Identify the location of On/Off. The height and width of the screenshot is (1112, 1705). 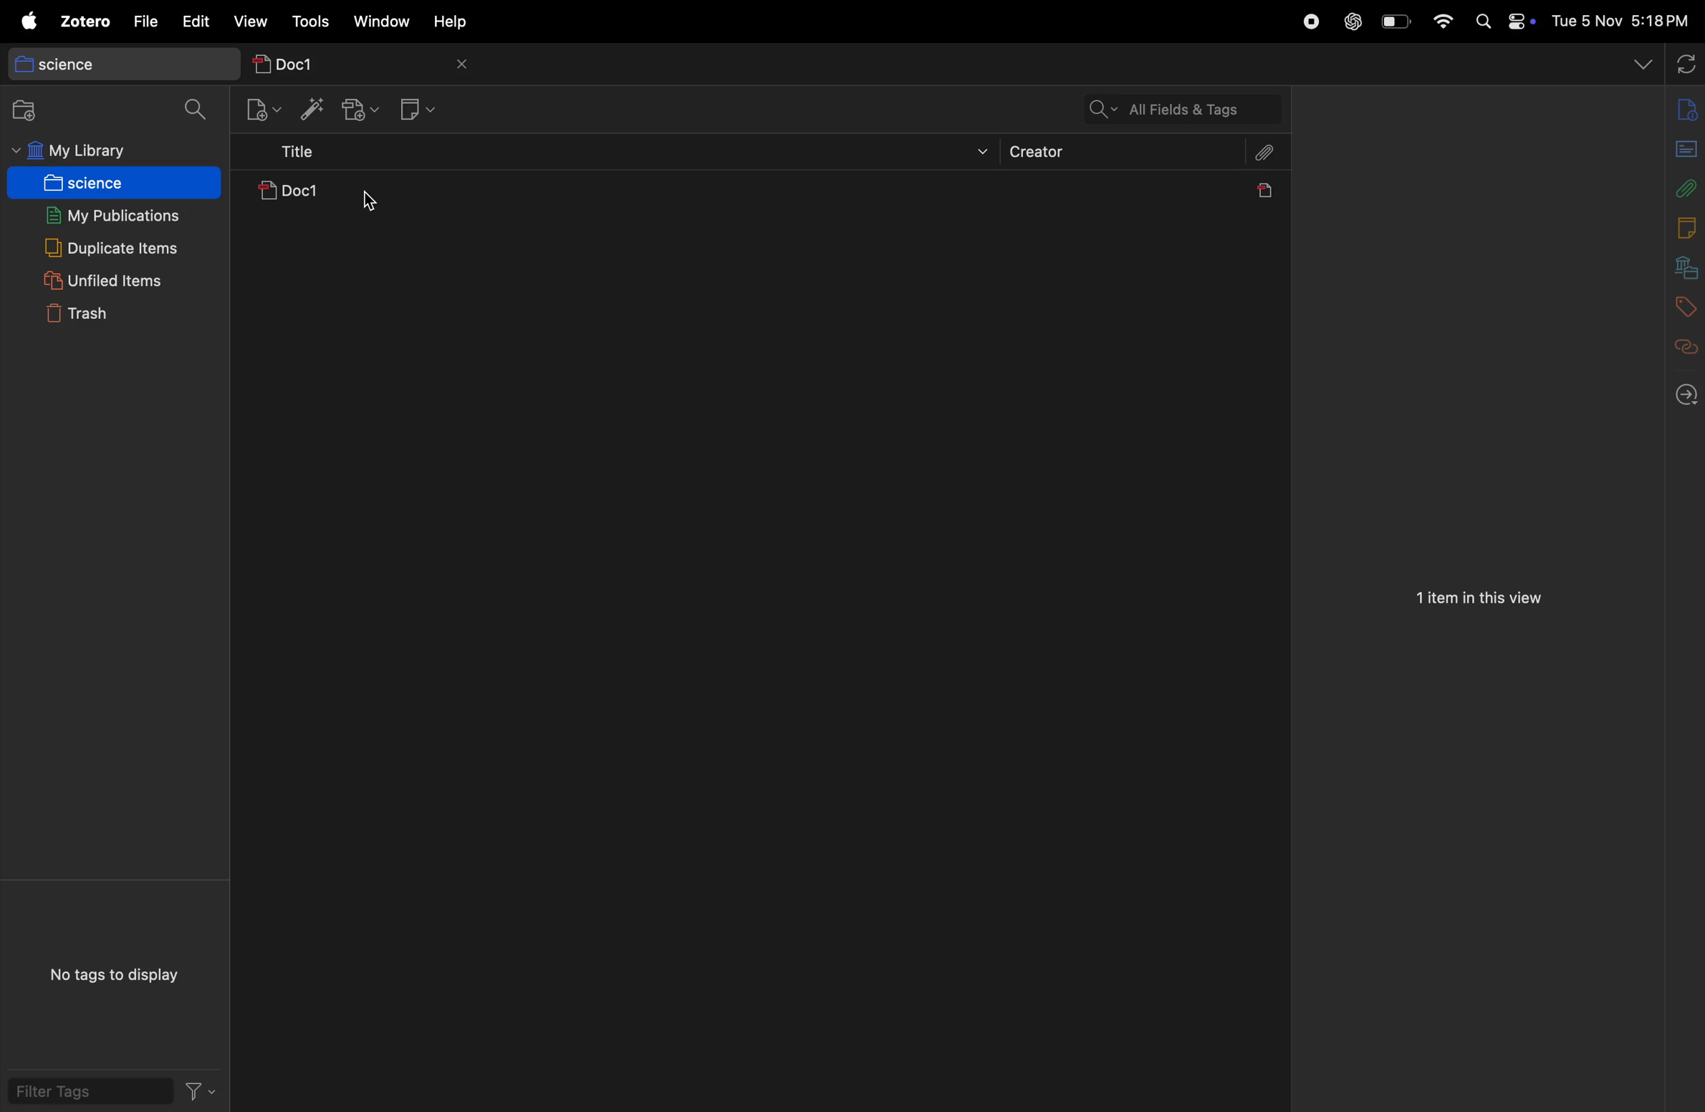
(1519, 23).